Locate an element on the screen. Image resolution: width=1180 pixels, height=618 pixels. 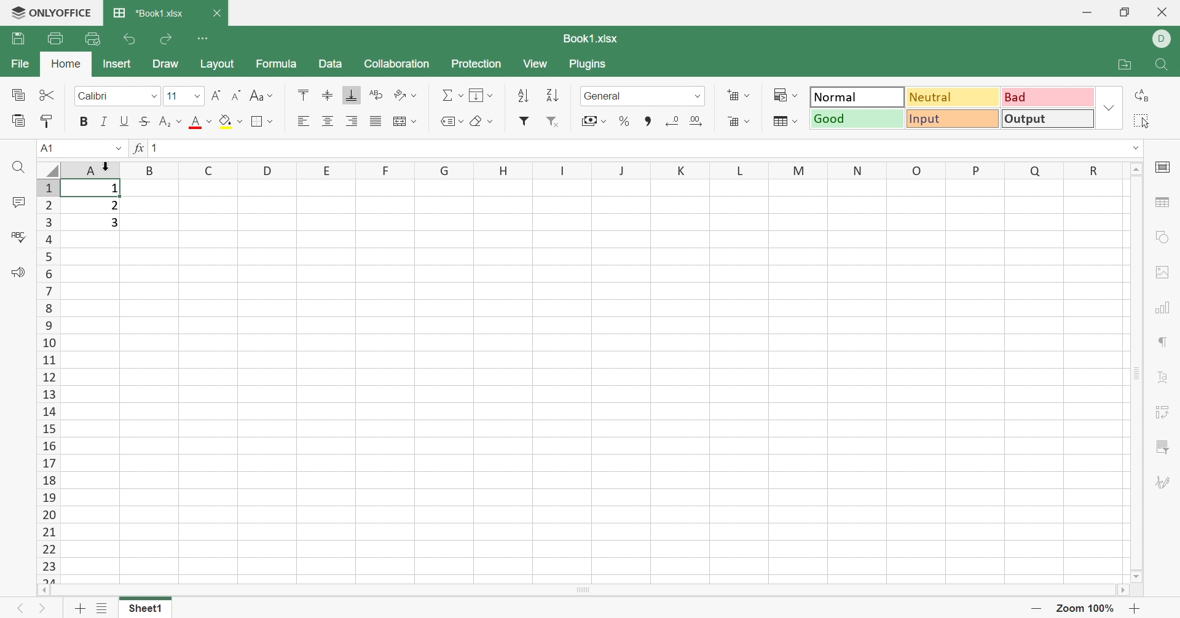
Bad is located at coordinates (1047, 96).